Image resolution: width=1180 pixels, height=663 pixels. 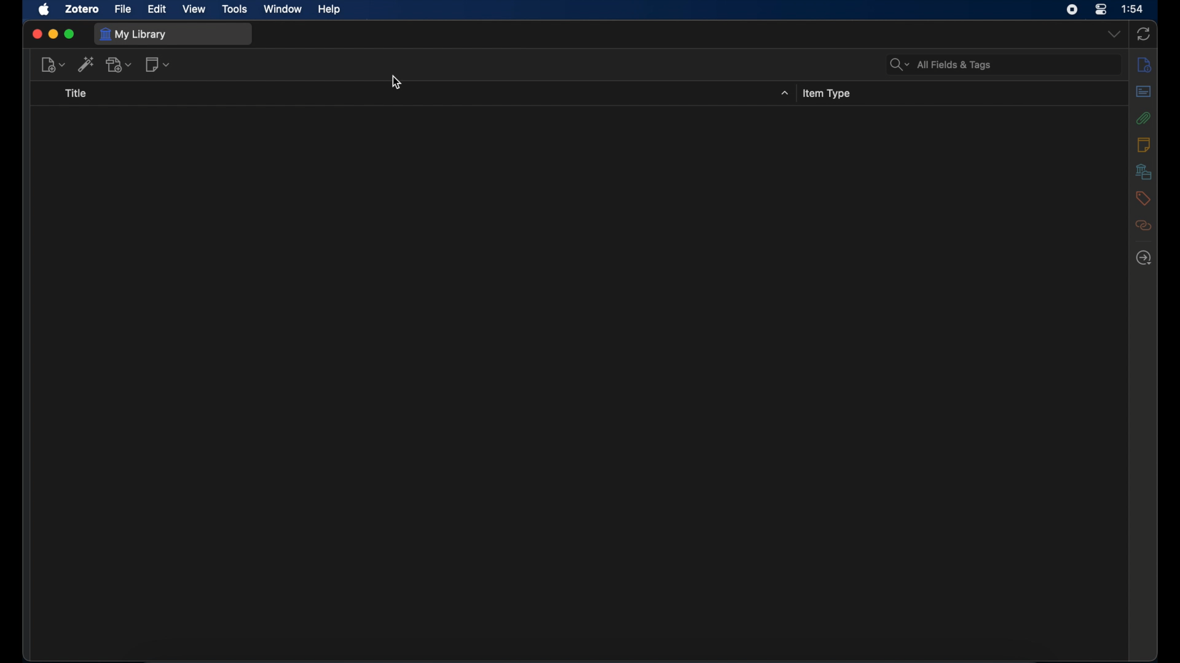 I want to click on item type, so click(x=828, y=93).